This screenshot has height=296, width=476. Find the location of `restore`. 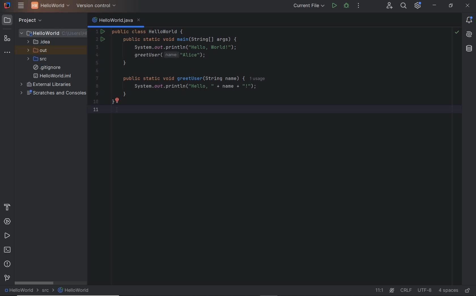

restore is located at coordinates (450, 6).